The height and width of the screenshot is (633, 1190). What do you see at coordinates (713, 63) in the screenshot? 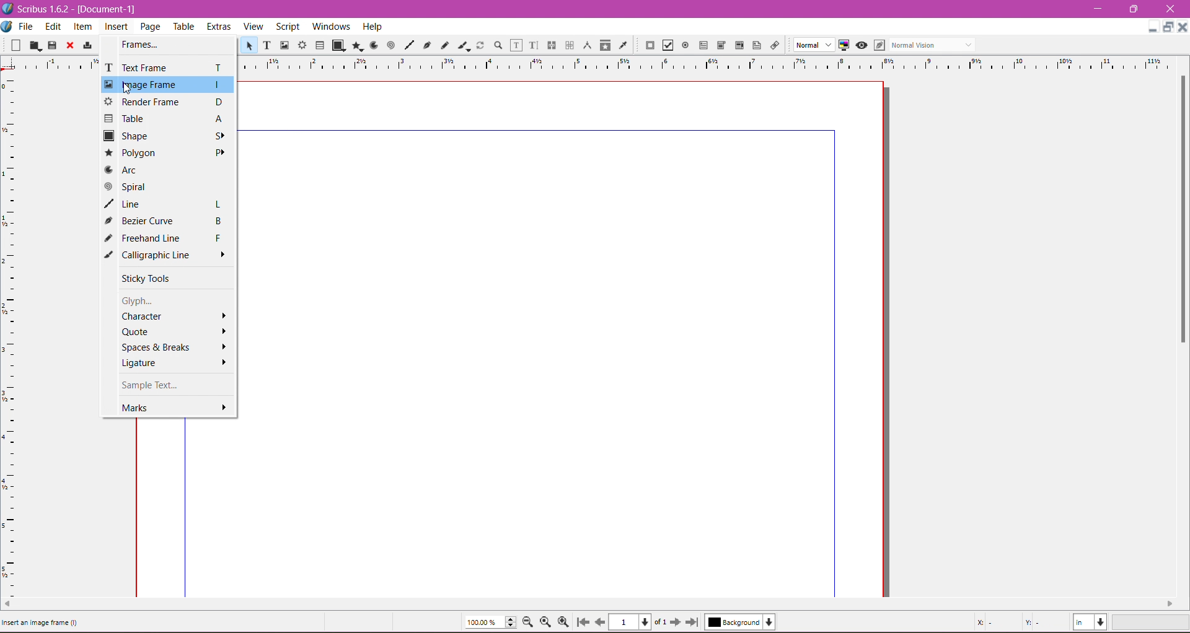
I see `Horizontal ruler` at bounding box center [713, 63].